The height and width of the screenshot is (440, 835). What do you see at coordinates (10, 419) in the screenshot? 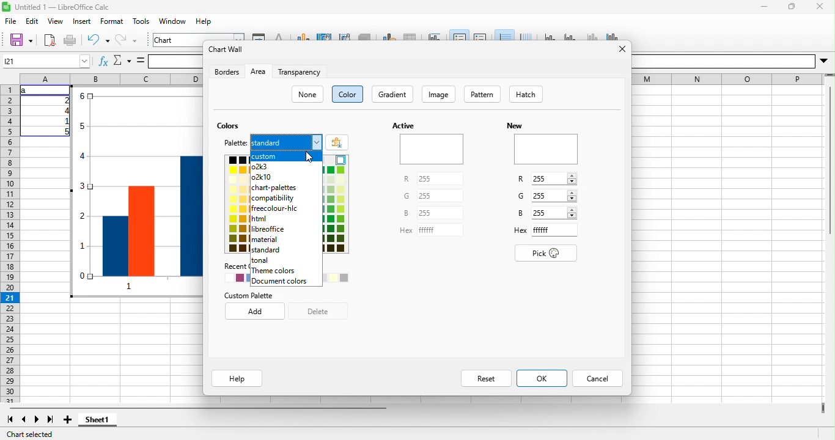
I see `first sheet` at bounding box center [10, 419].